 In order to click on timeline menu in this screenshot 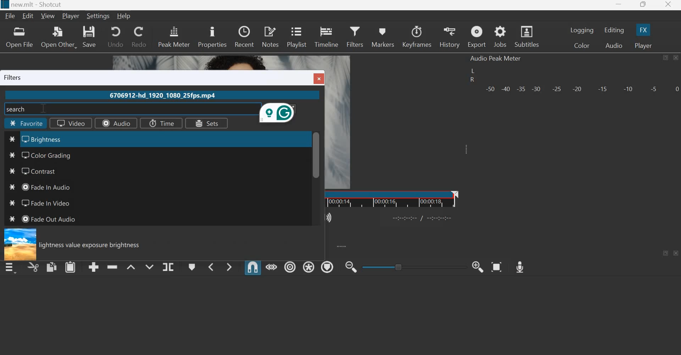, I will do `click(12, 267)`.